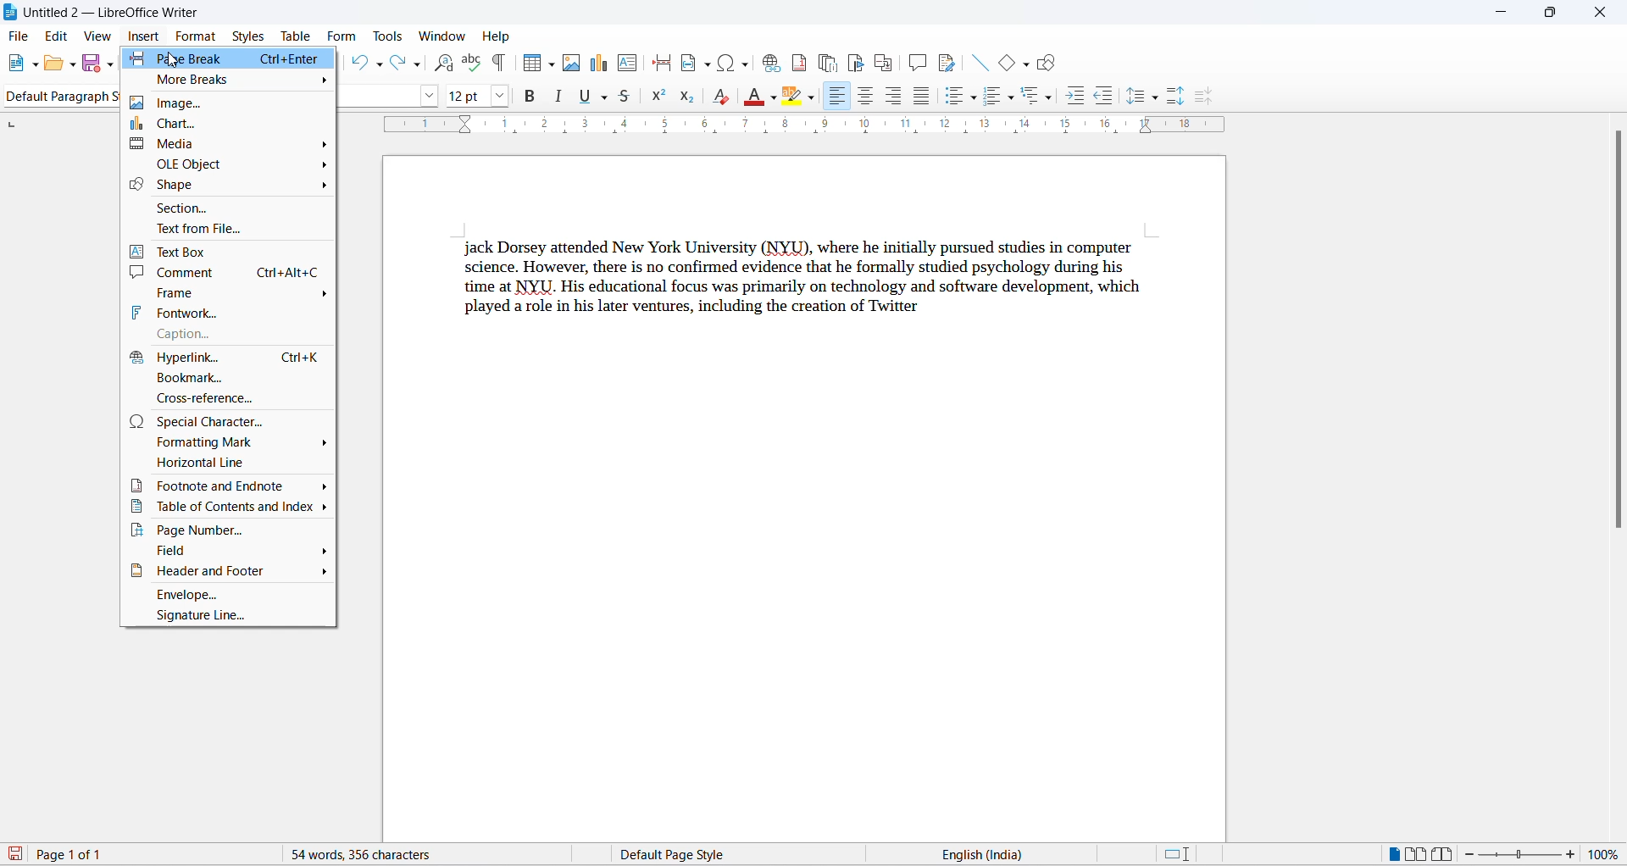  I want to click on insert page break, so click(660, 62).